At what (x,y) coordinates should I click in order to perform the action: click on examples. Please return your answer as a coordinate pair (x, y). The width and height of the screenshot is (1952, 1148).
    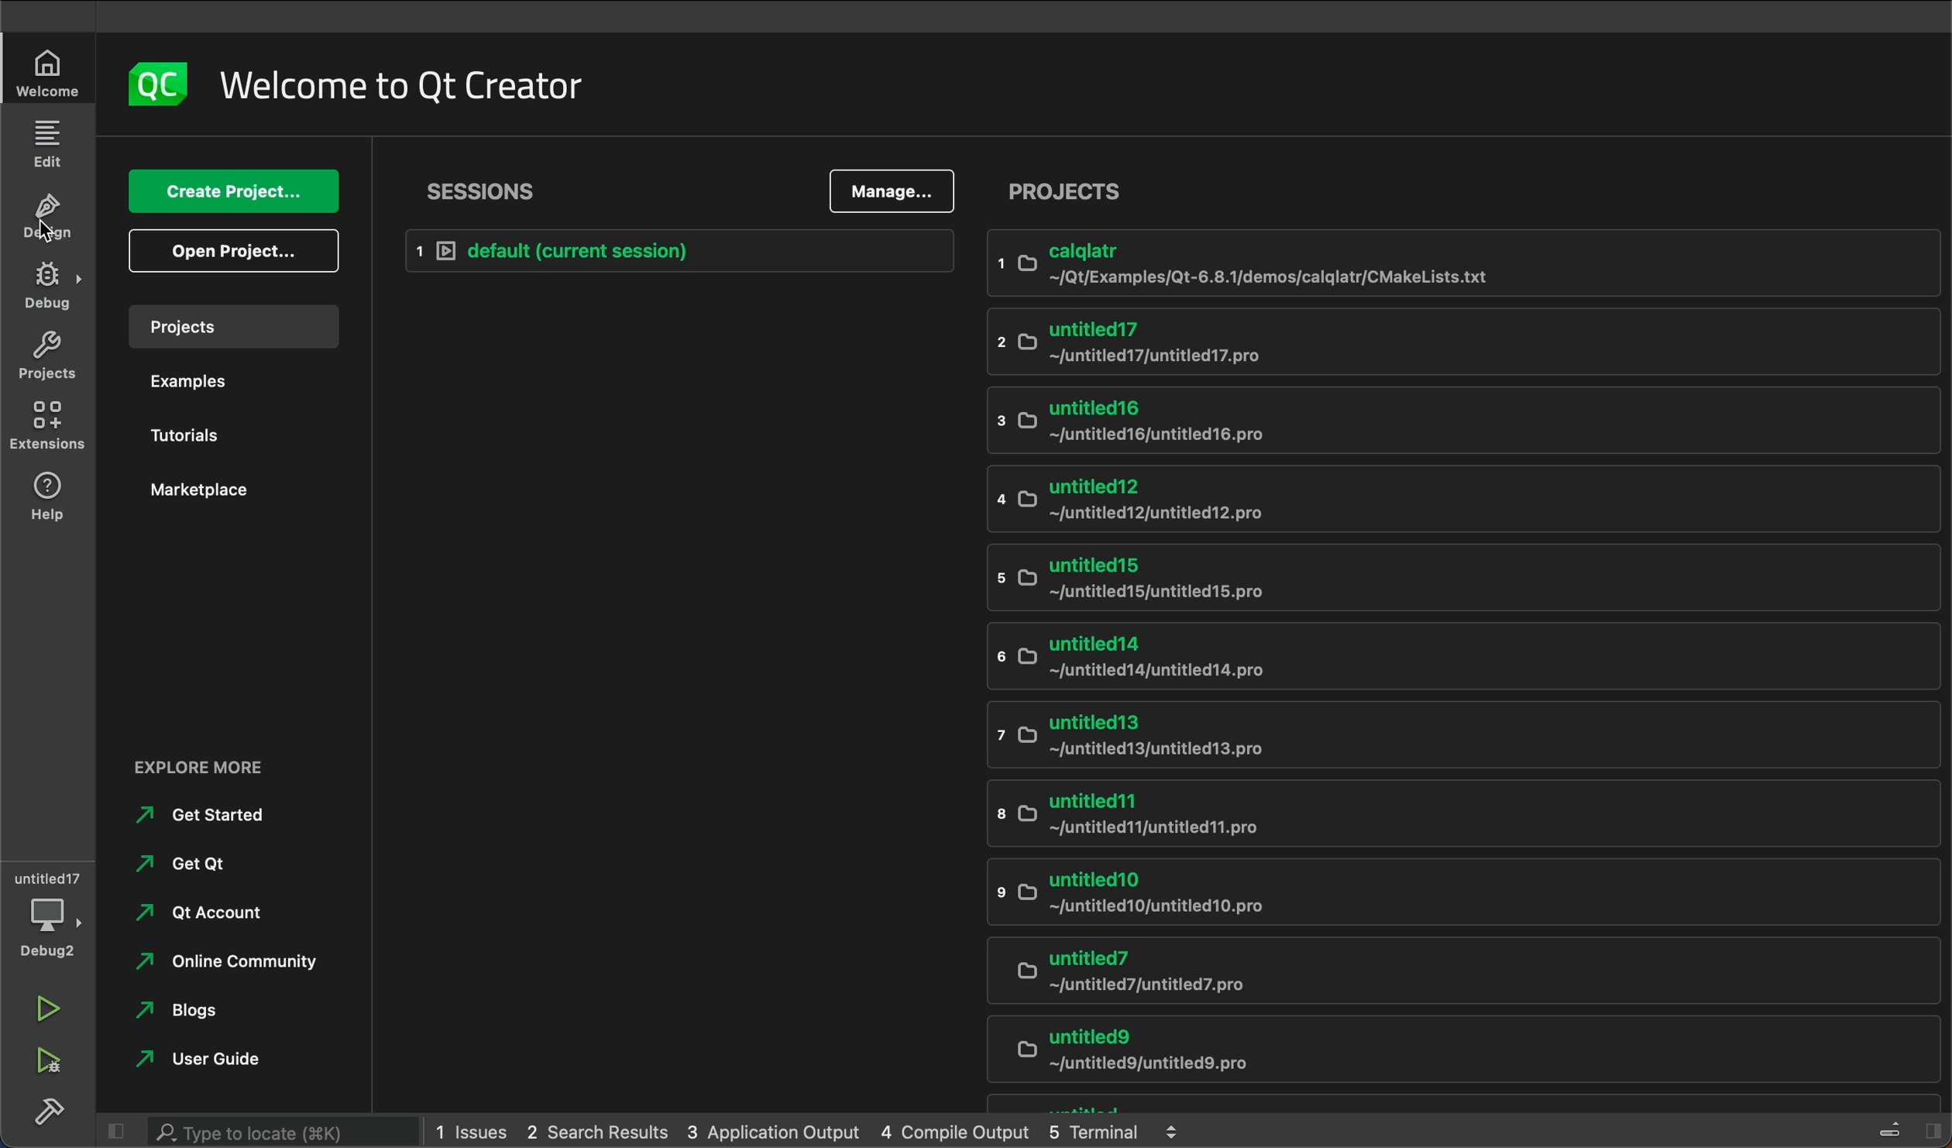
    Looking at the image, I should click on (236, 386).